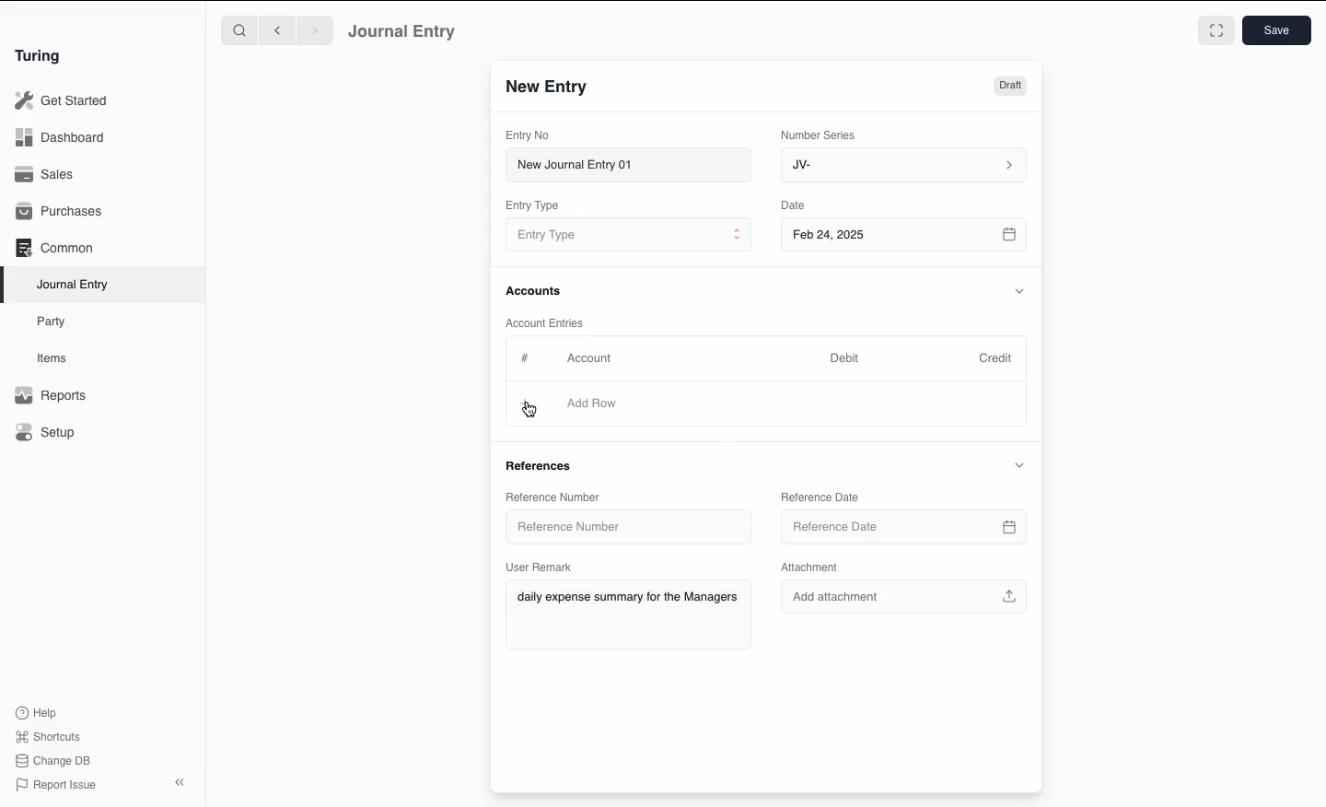 The image size is (1326, 807). Describe the element at coordinates (628, 234) in the screenshot. I see `Entry Type` at that location.